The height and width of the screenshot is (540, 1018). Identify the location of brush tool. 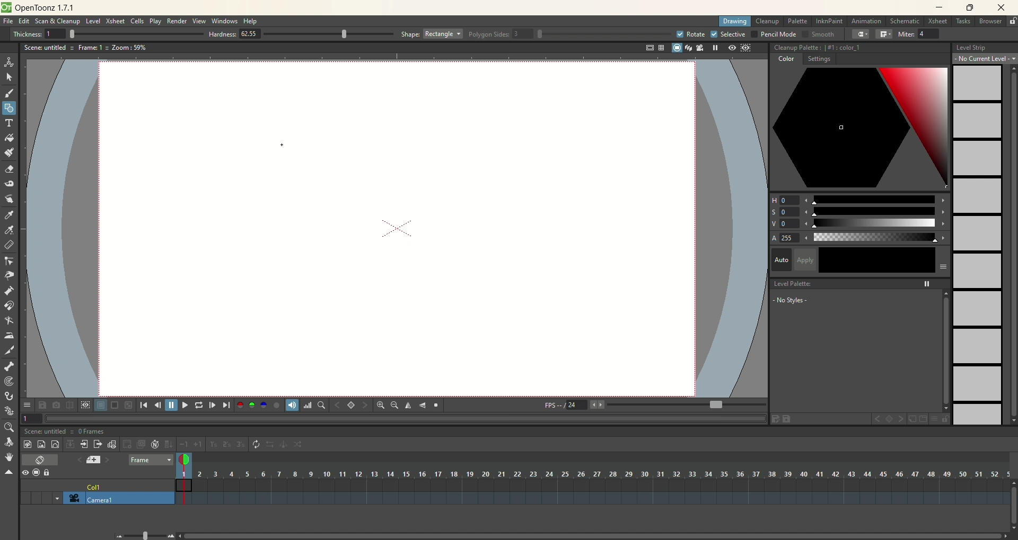
(10, 94).